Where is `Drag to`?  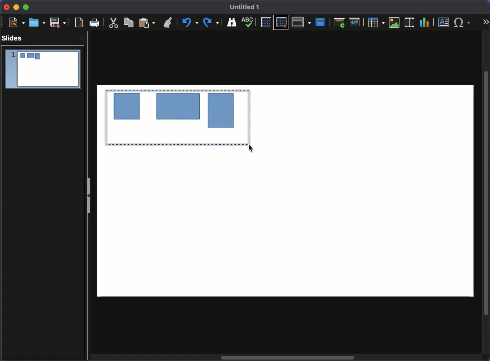
Drag to is located at coordinates (176, 116).